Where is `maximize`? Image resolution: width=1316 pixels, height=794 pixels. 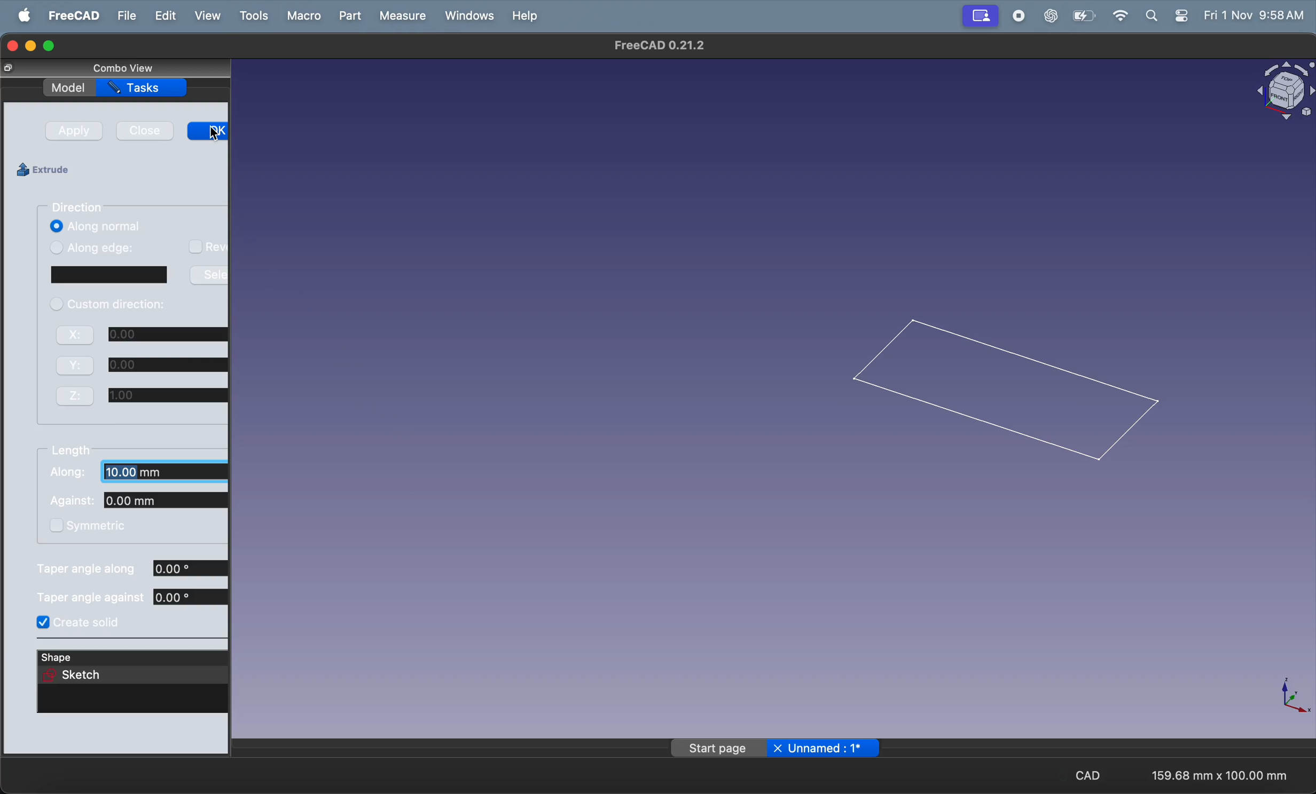 maximize is located at coordinates (51, 45).